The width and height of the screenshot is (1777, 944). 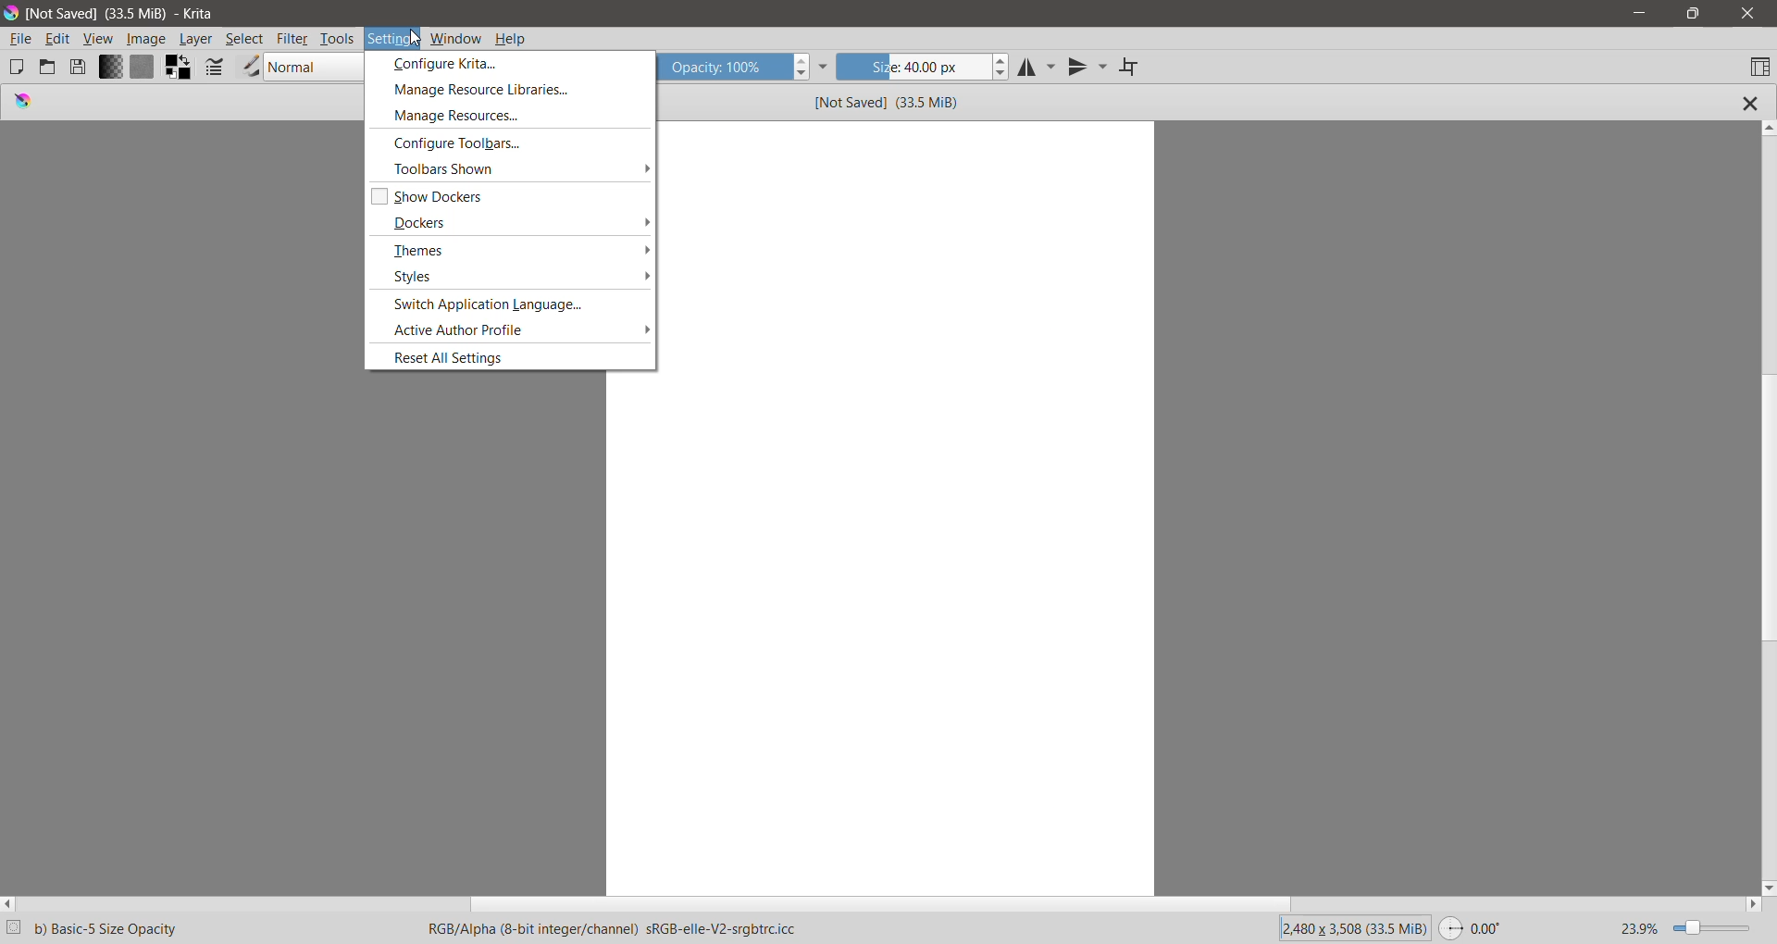 I want to click on Manage Resource Libraries, so click(x=482, y=88).